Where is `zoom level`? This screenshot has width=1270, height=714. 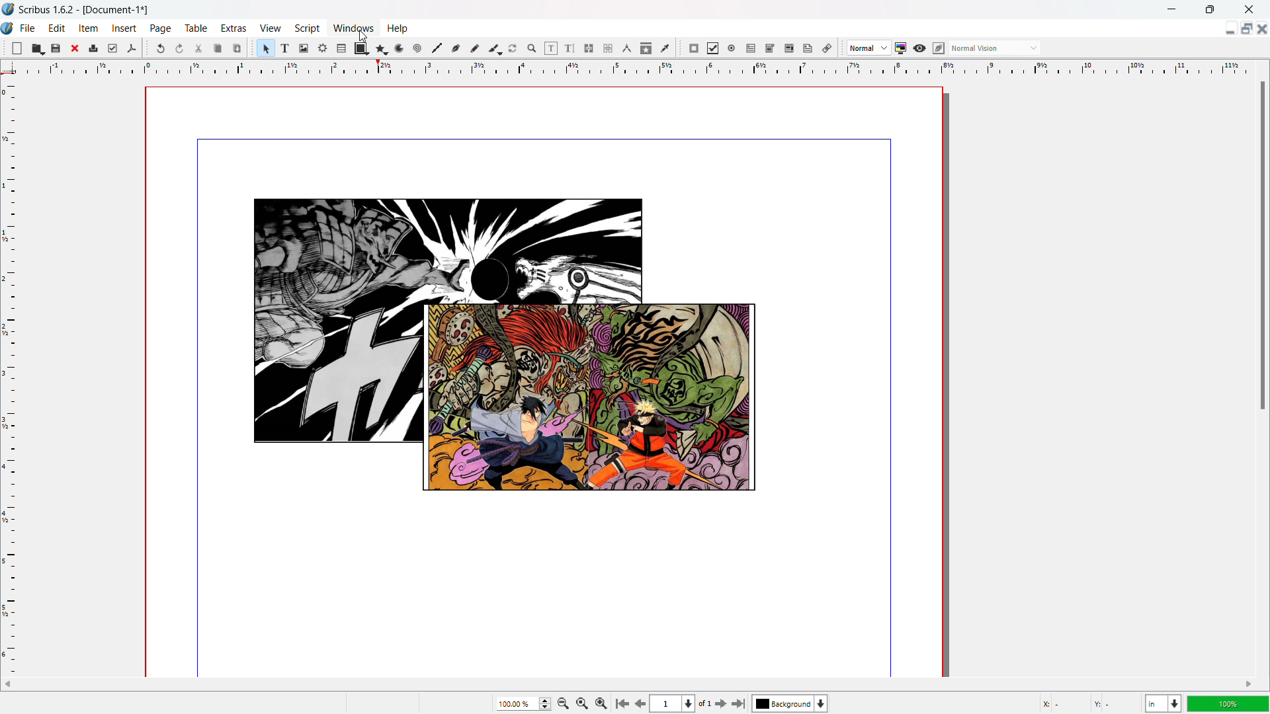 zoom level is located at coordinates (1229, 703).